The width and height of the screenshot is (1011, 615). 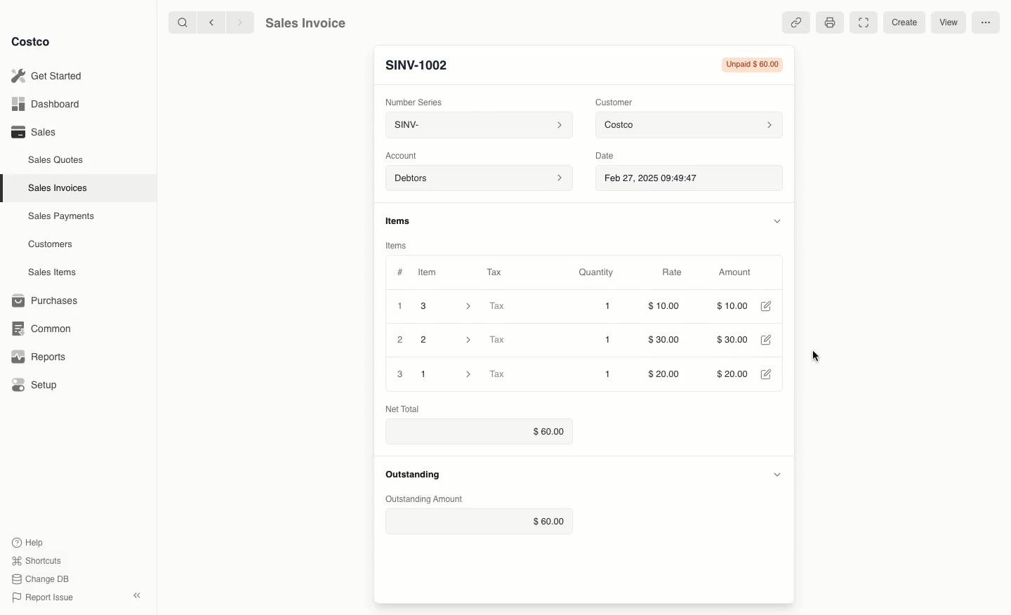 What do you see at coordinates (613, 154) in the screenshot?
I see `Date` at bounding box center [613, 154].